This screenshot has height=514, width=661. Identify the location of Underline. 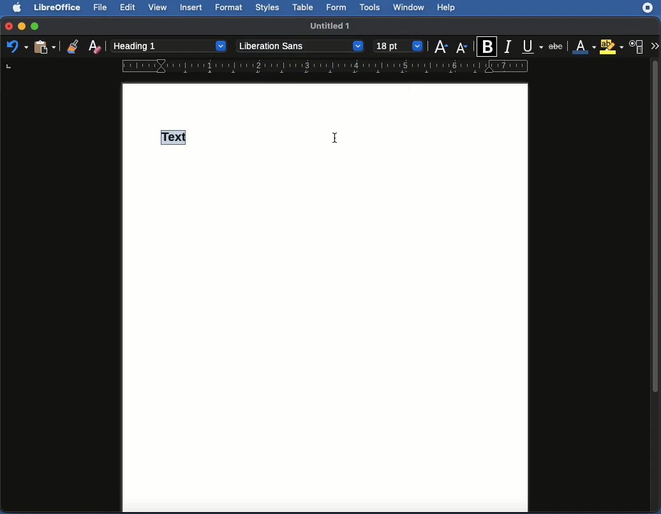
(533, 47).